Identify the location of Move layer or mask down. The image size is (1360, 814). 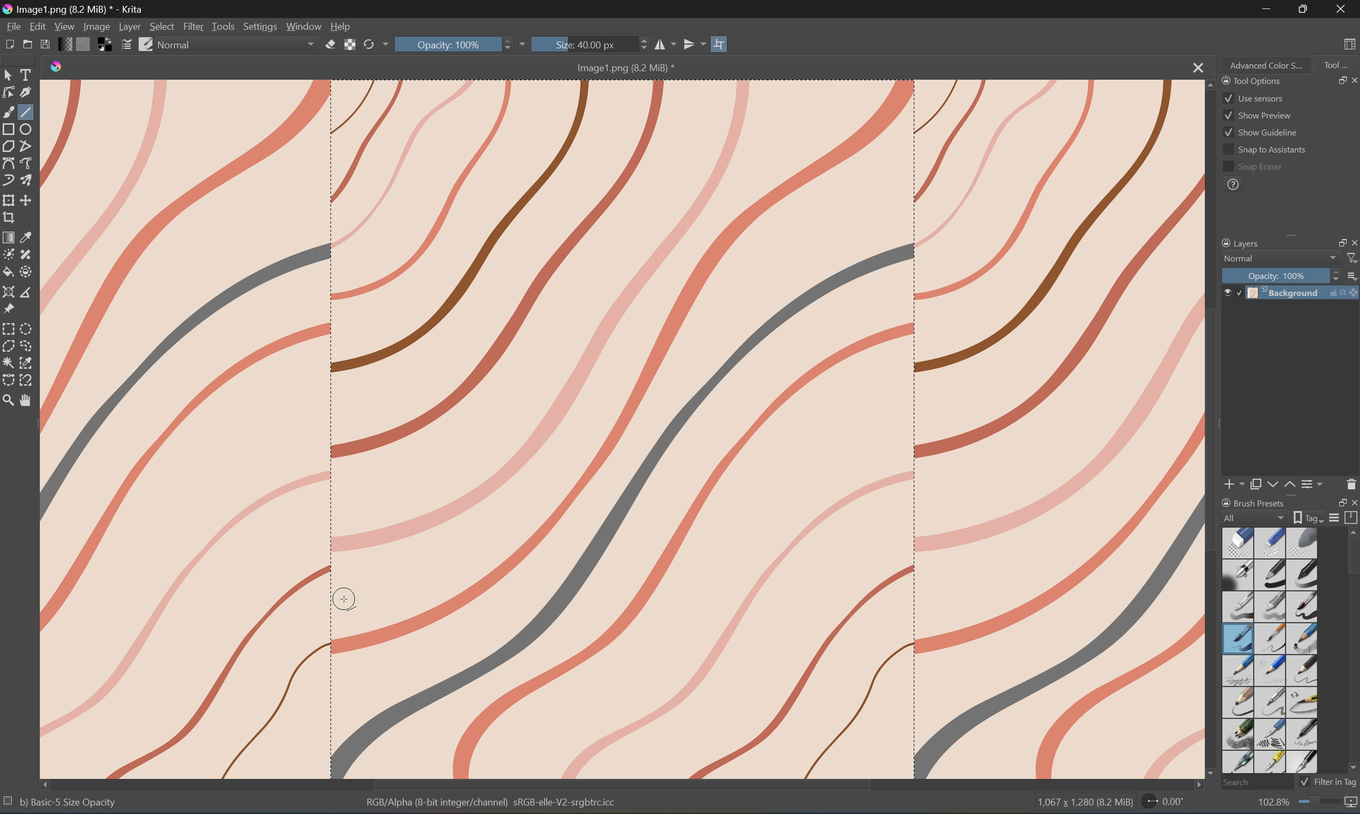
(1271, 484).